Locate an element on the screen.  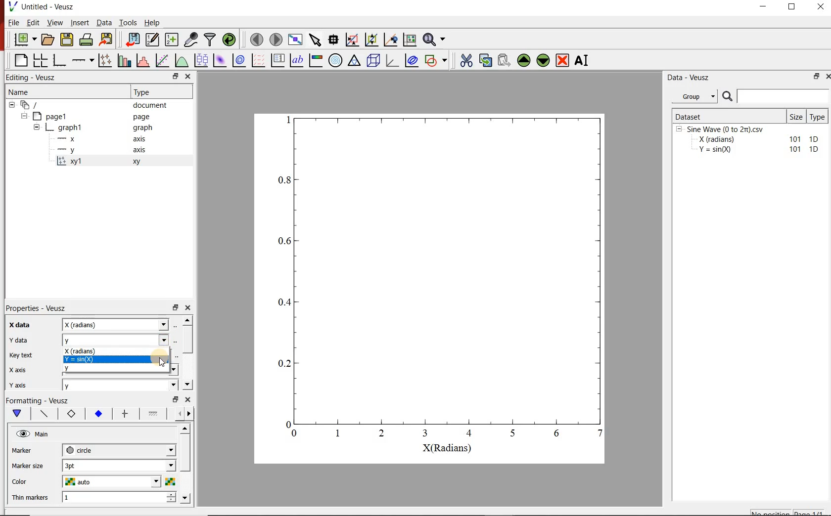
plot a vector field is located at coordinates (259, 60).